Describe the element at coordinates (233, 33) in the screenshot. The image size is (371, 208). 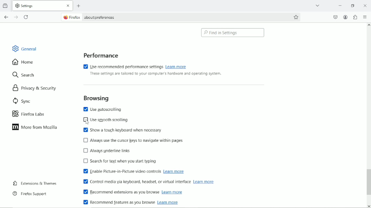
I see `Find in settings` at that location.